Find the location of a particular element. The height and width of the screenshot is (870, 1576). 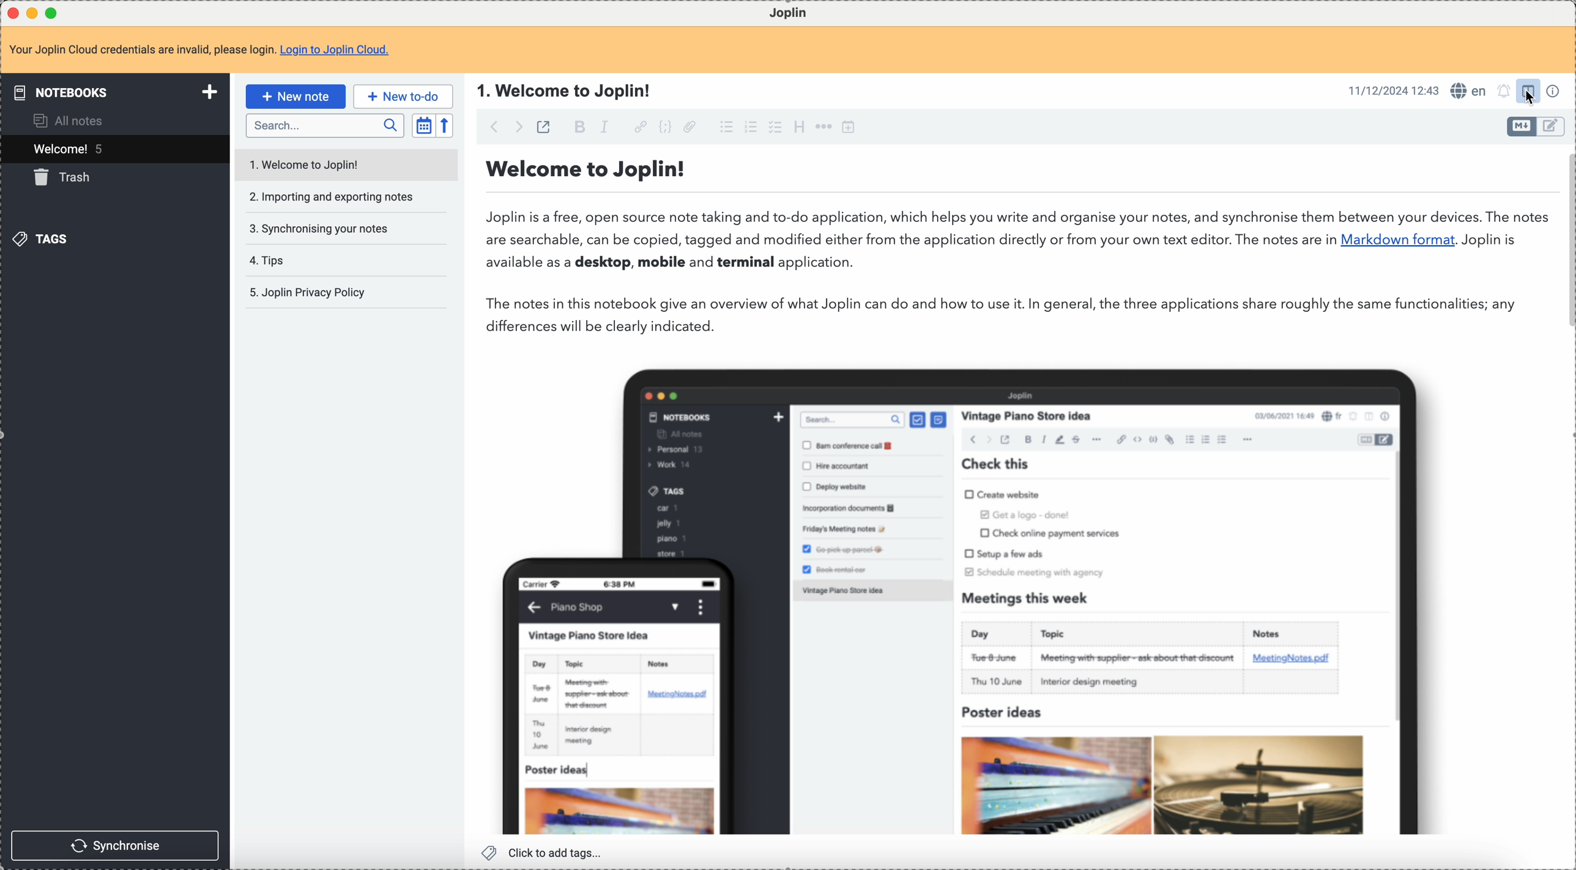

trash is located at coordinates (62, 180).